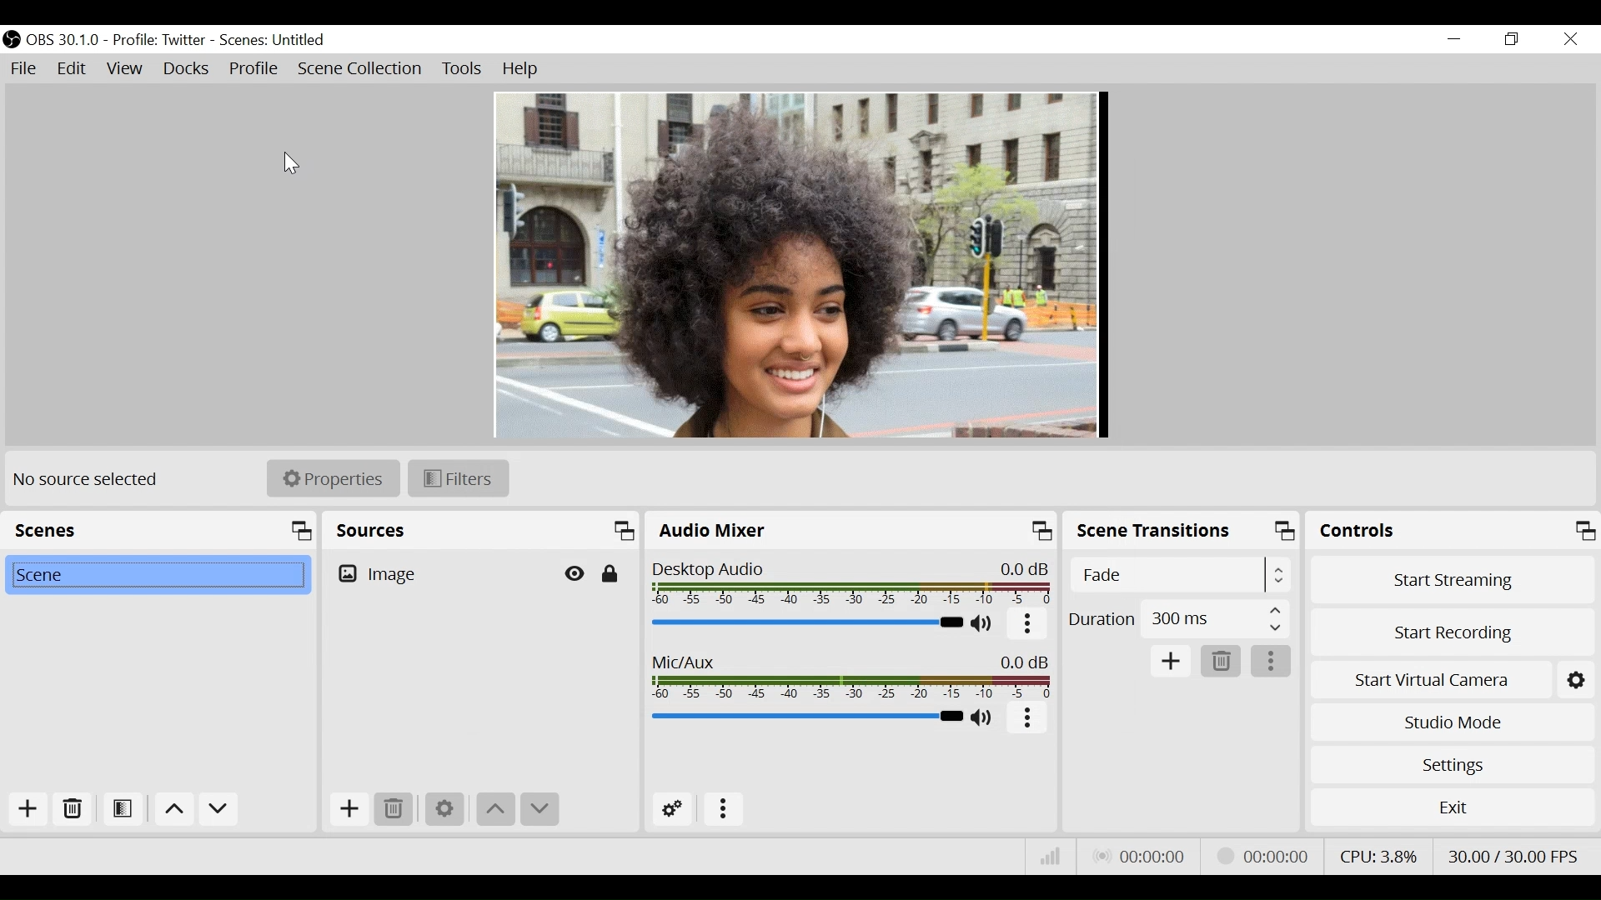 The height and width of the screenshot is (900, 1601). Describe the element at coordinates (443, 810) in the screenshot. I see `Settings` at that location.